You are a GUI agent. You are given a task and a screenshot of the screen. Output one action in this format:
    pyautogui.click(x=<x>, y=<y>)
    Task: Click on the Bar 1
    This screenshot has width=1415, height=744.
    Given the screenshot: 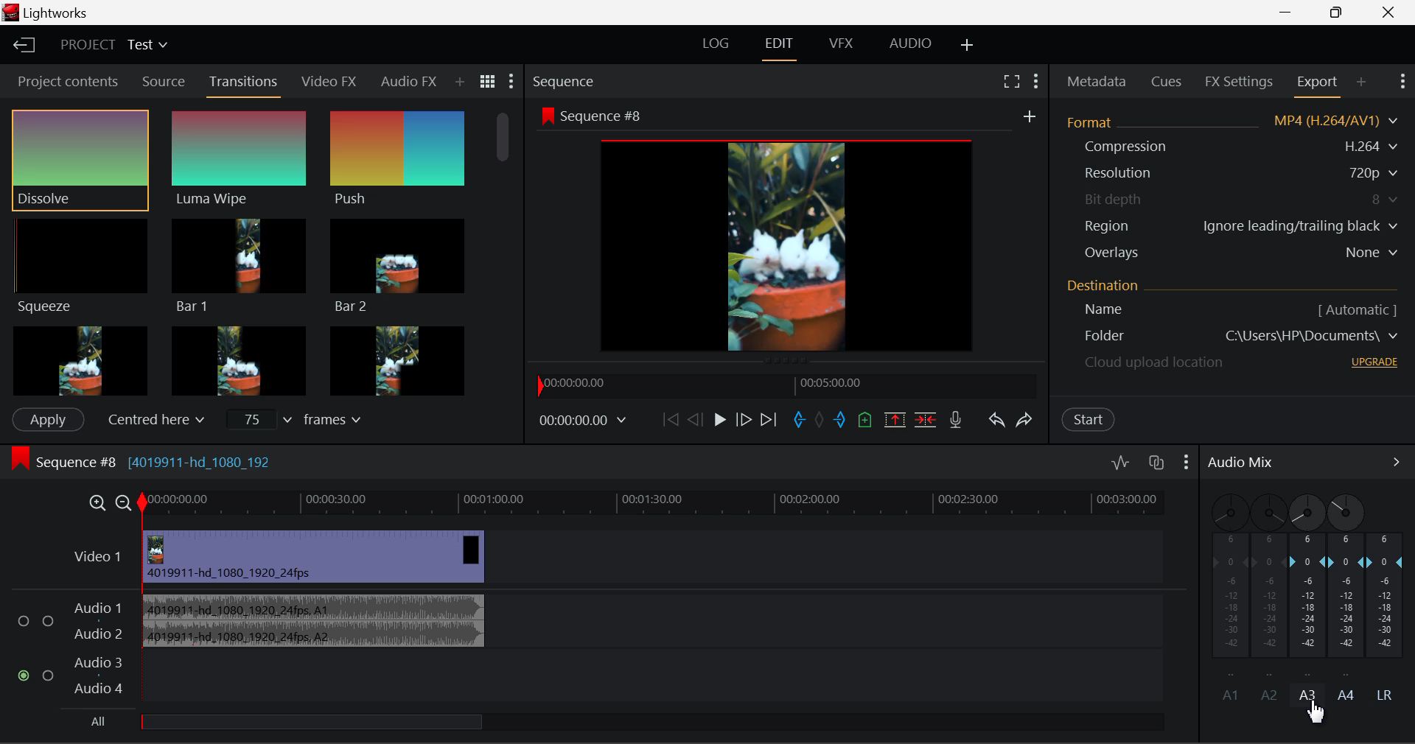 What is the action you would take?
    pyautogui.click(x=240, y=266)
    